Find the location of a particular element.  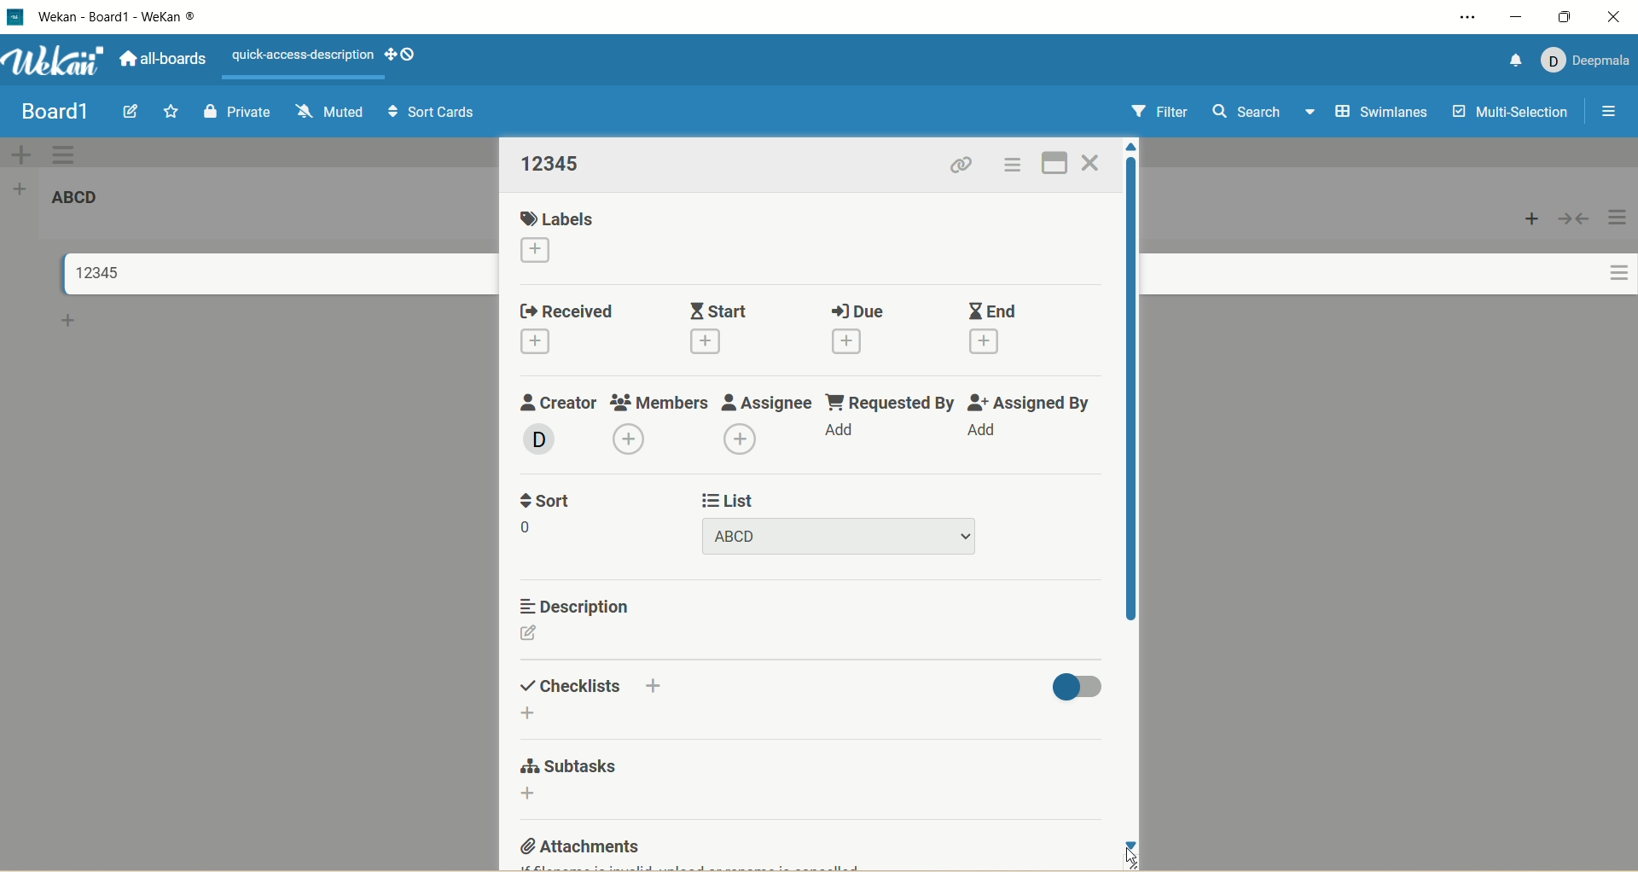

due is located at coordinates (857, 310).